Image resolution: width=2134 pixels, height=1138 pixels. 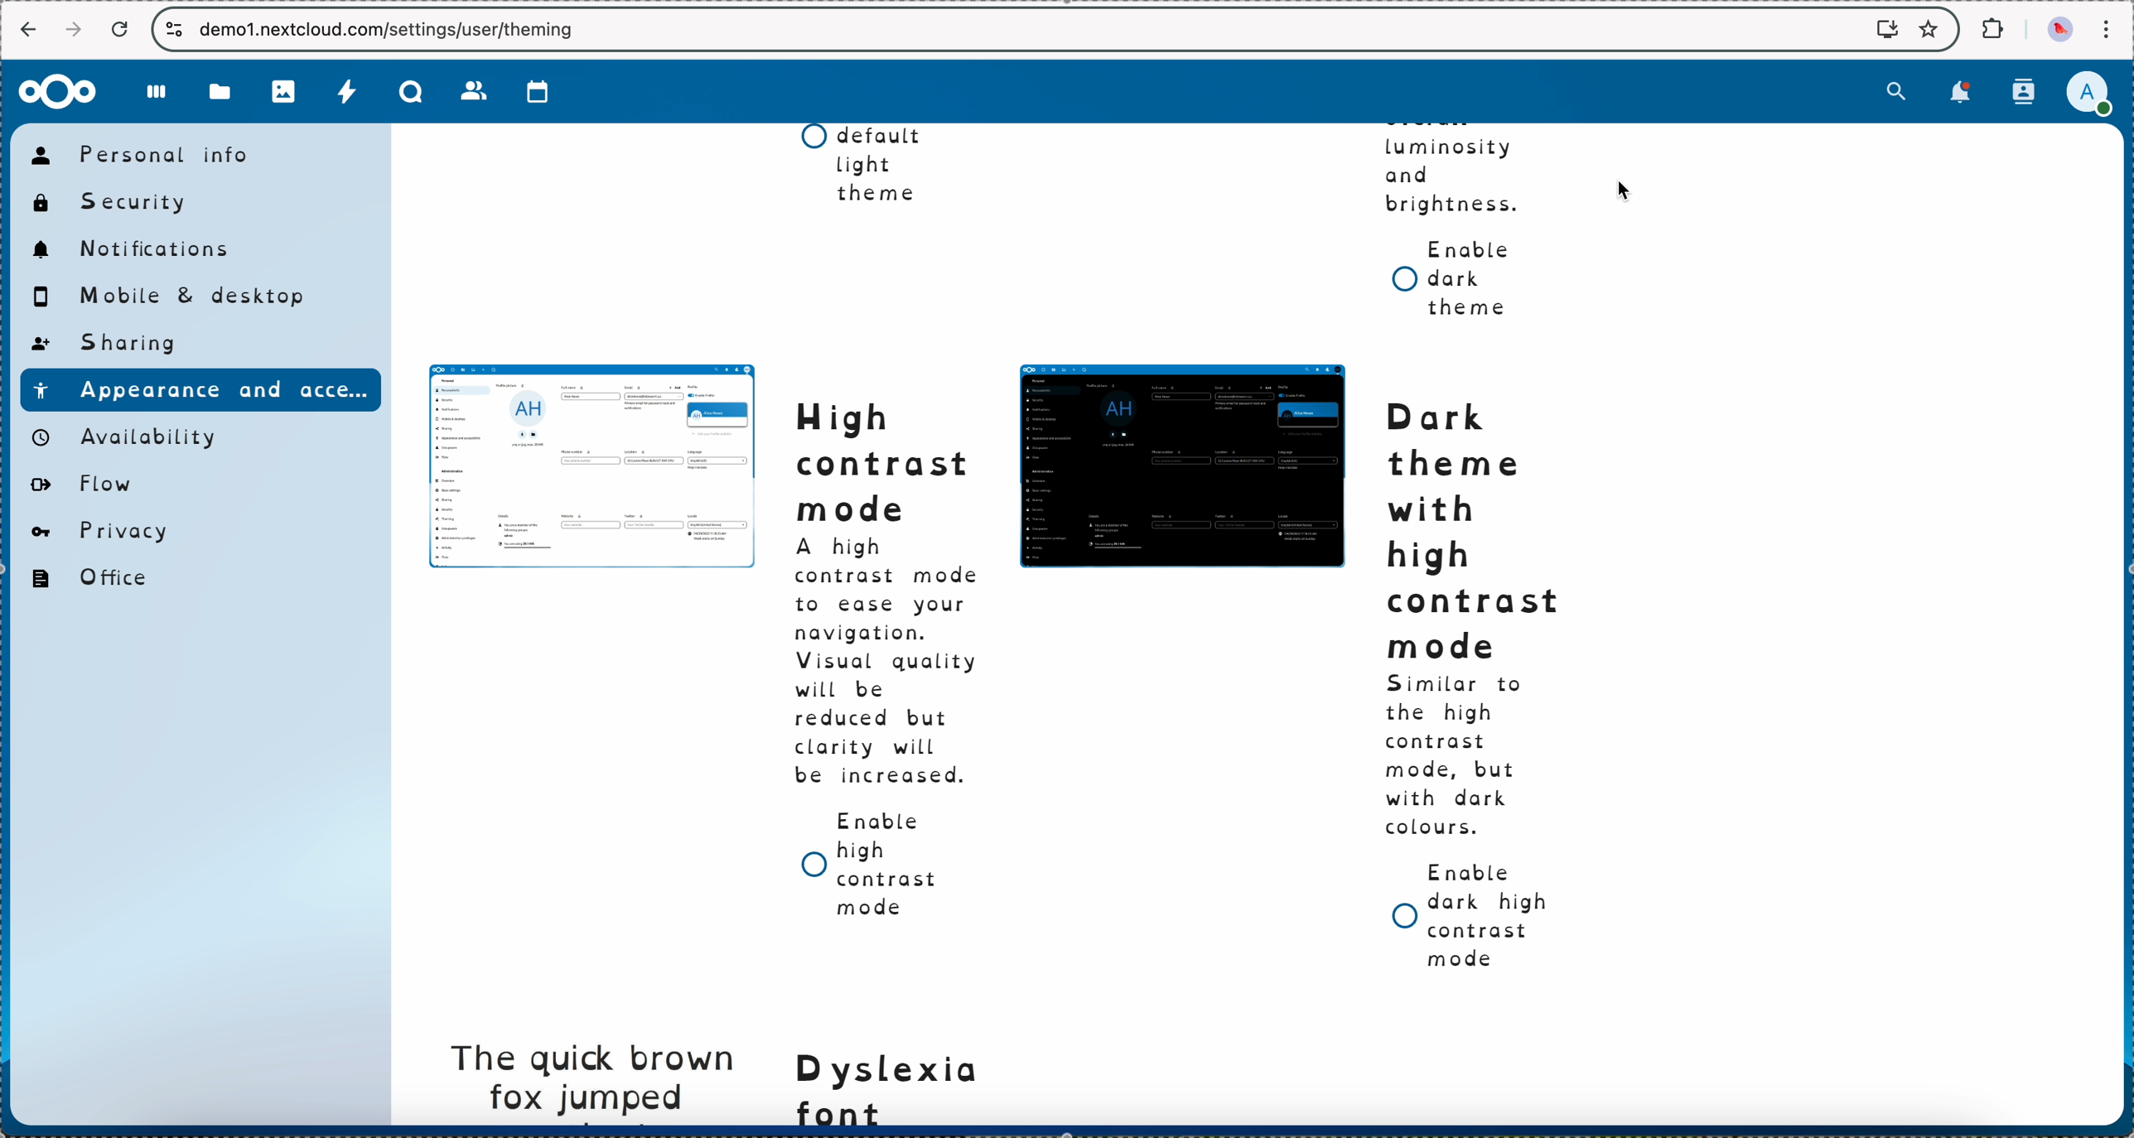 I want to click on activity, so click(x=344, y=94).